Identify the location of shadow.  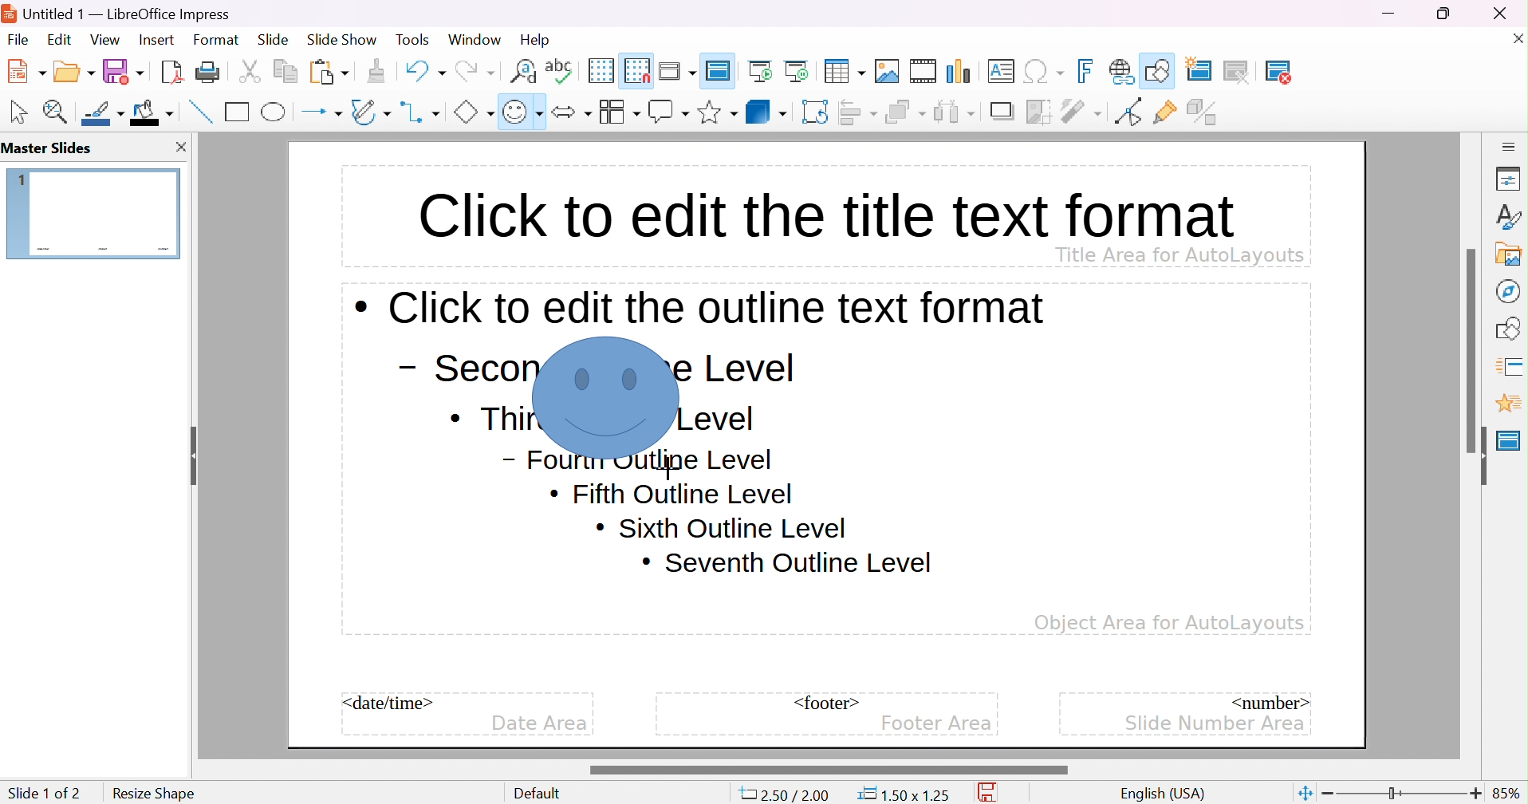
(1004, 112).